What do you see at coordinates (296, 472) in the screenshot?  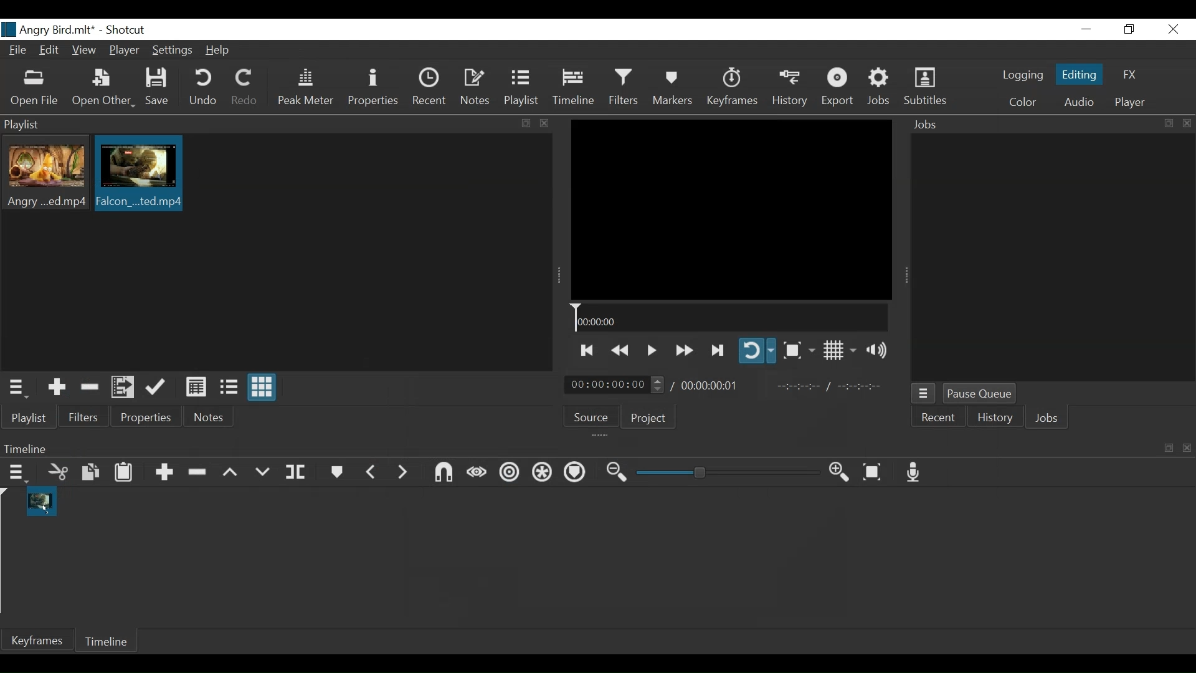 I see `Split at playhead` at bounding box center [296, 472].